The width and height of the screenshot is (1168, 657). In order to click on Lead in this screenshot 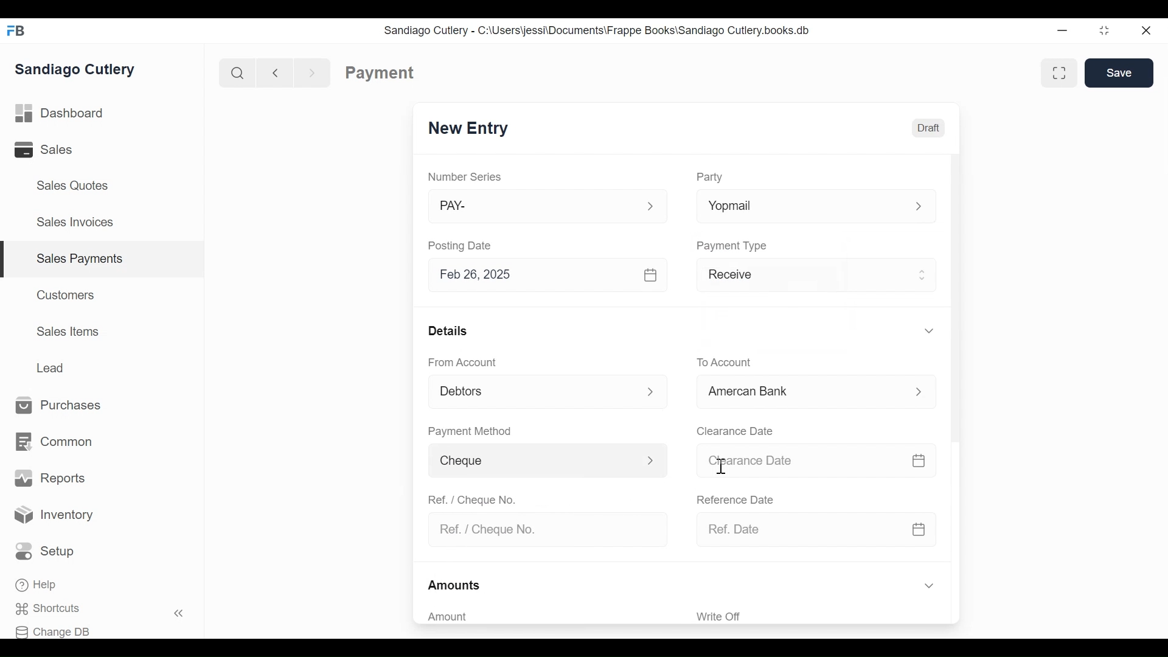, I will do `click(52, 366)`.